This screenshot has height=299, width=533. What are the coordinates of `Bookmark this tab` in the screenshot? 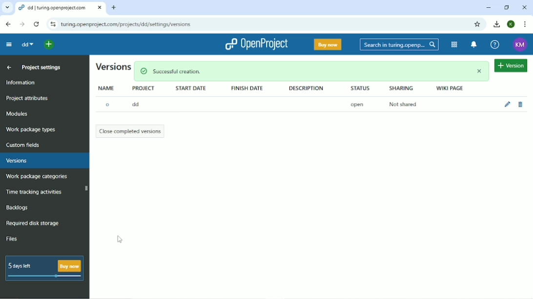 It's located at (477, 24).